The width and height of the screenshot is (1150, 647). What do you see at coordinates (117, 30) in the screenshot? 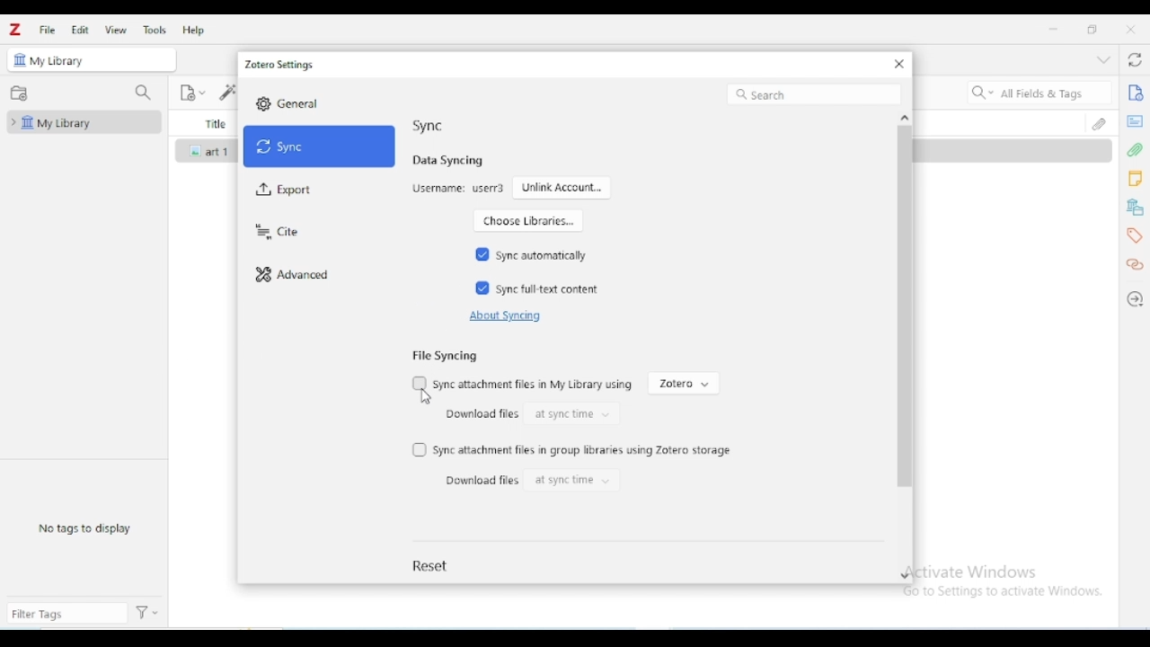
I see `view` at bounding box center [117, 30].